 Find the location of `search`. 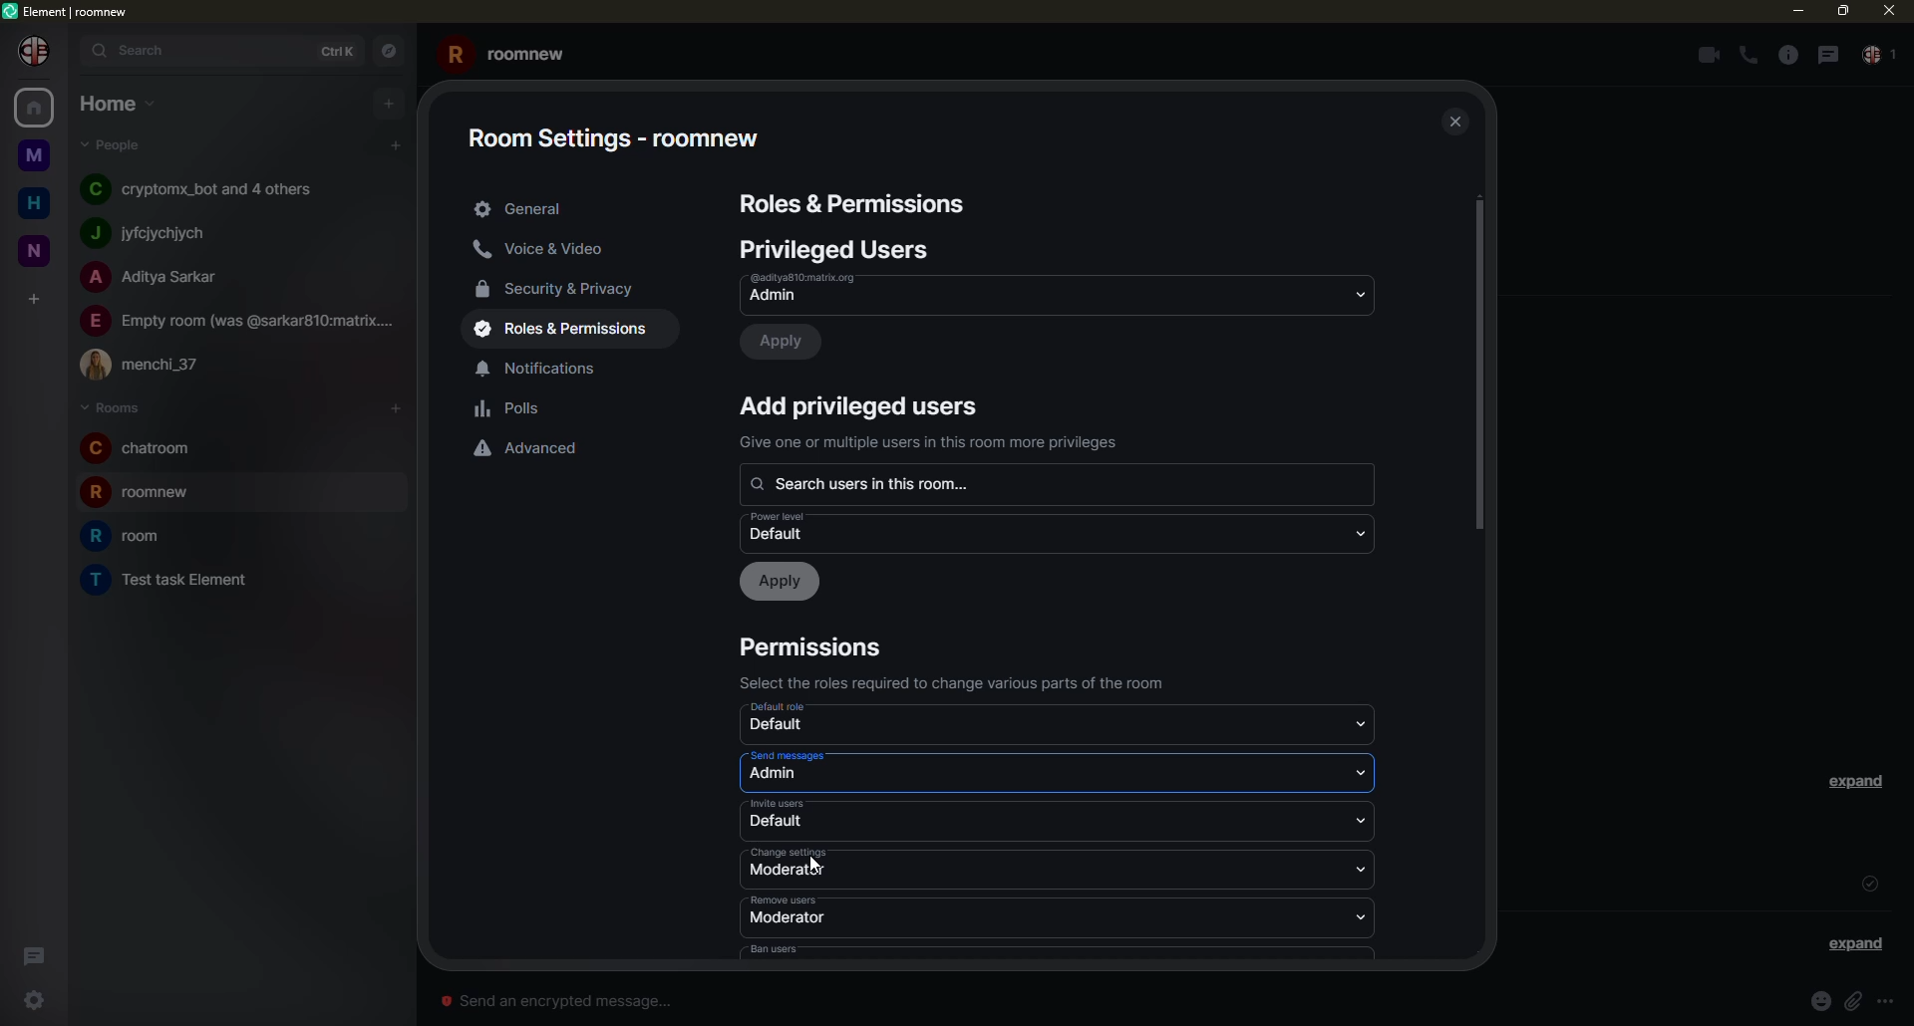

search is located at coordinates (875, 483).